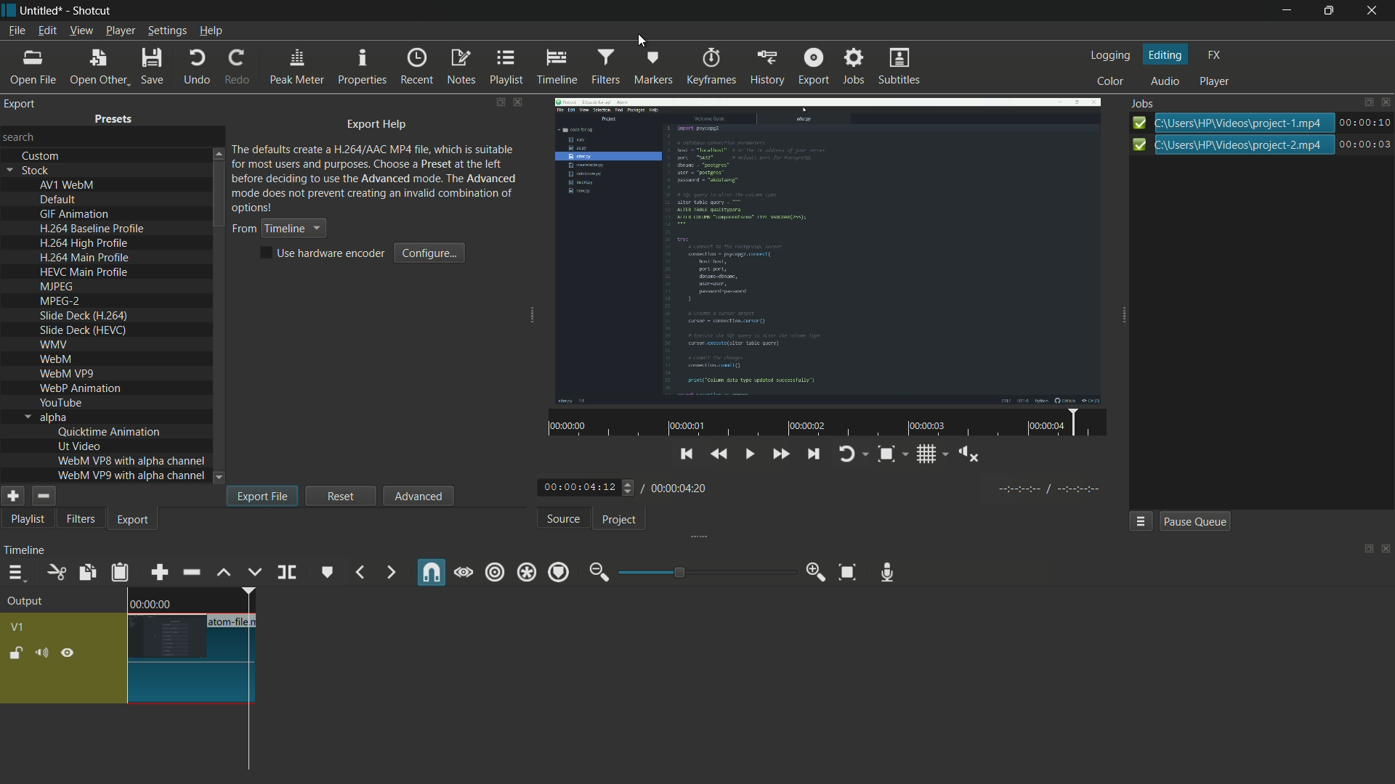 The image size is (1395, 784). What do you see at coordinates (1165, 81) in the screenshot?
I see `audio` at bounding box center [1165, 81].